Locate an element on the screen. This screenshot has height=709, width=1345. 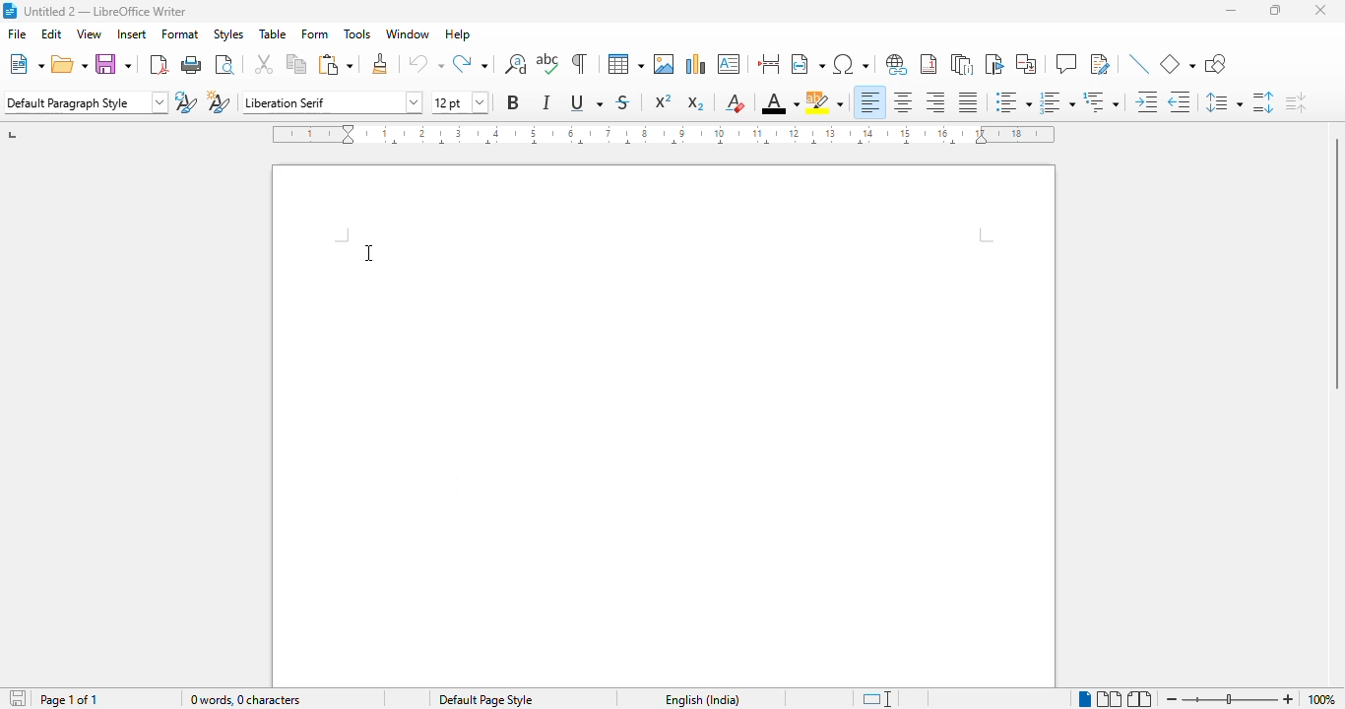
logo is located at coordinates (10, 11).